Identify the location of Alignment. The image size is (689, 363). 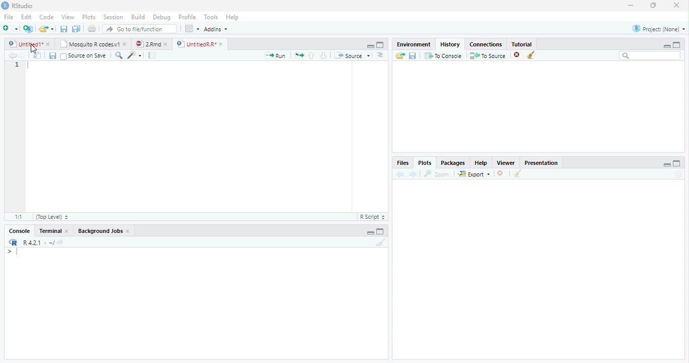
(380, 55).